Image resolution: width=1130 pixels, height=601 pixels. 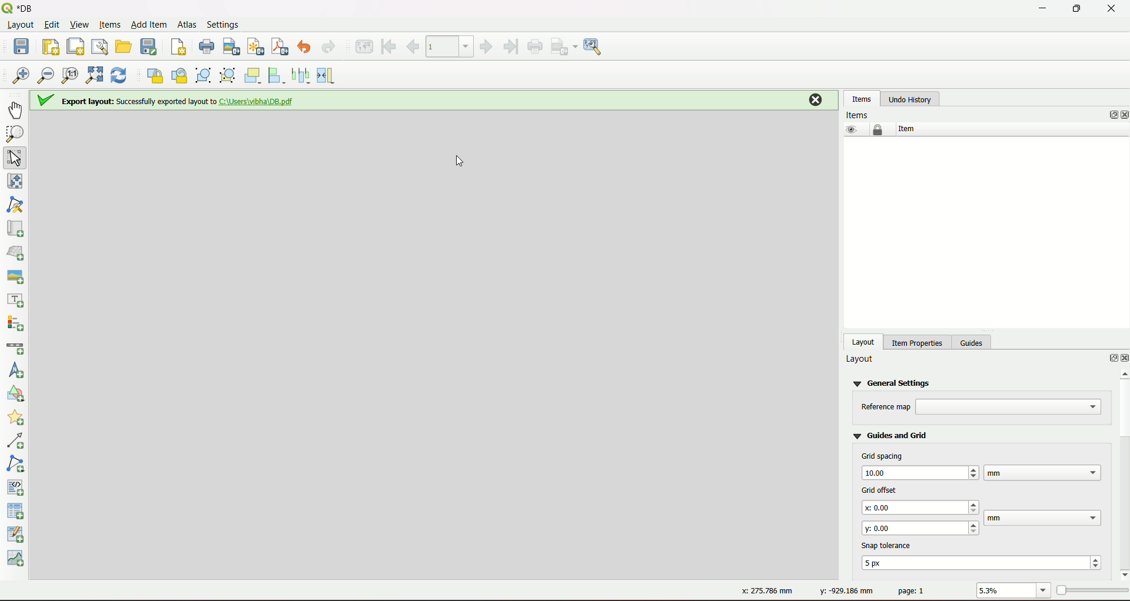 What do you see at coordinates (905, 129) in the screenshot?
I see `item` at bounding box center [905, 129].